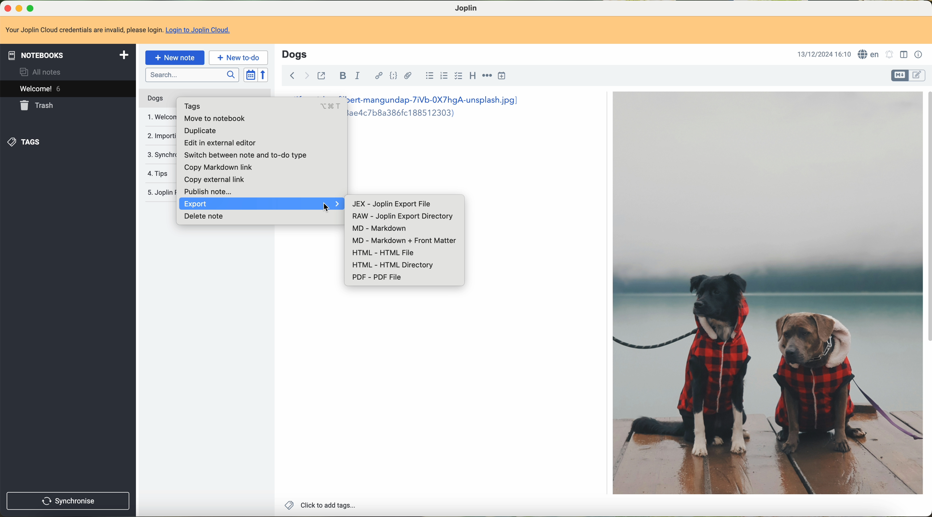 The image size is (932, 517). What do you see at coordinates (342, 76) in the screenshot?
I see `bold` at bounding box center [342, 76].